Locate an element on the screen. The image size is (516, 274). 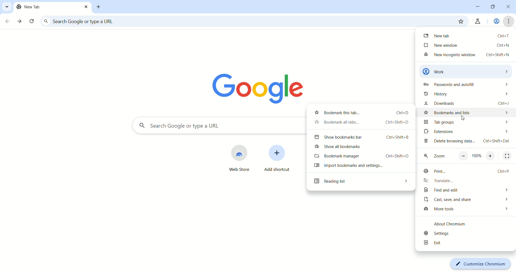
import bookmarks and settings is located at coordinates (360, 167).